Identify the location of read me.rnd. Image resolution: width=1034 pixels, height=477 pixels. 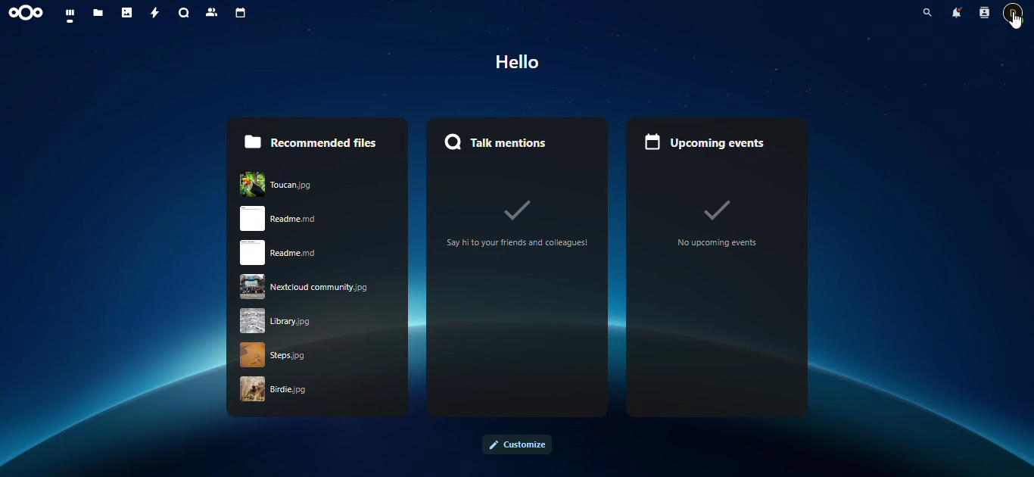
(305, 218).